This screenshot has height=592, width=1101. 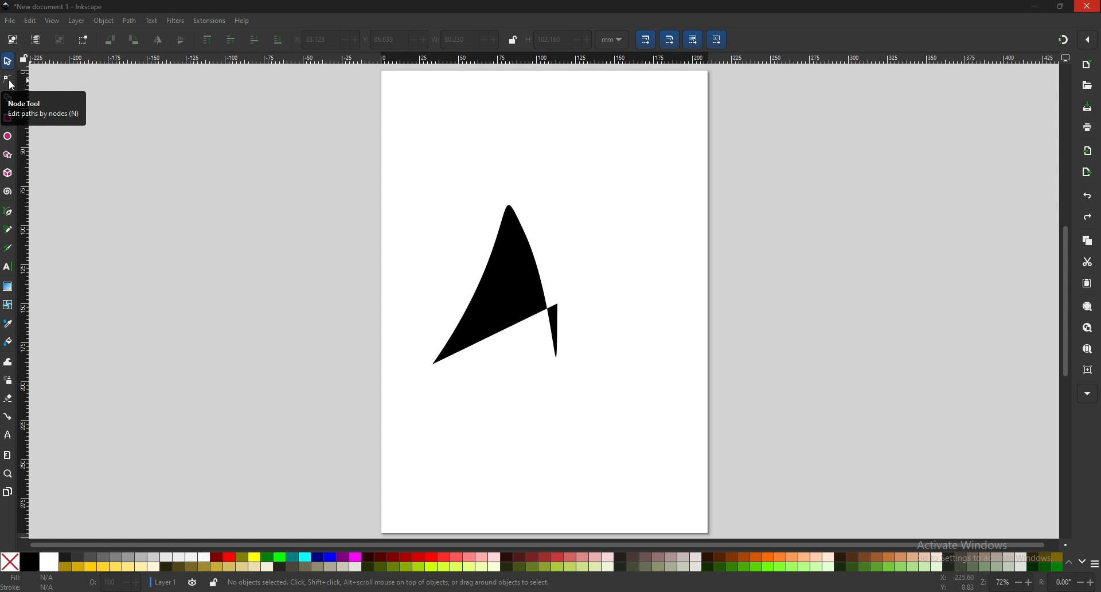 What do you see at coordinates (9, 173) in the screenshot?
I see `3d box` at bounding box center [9, 173].